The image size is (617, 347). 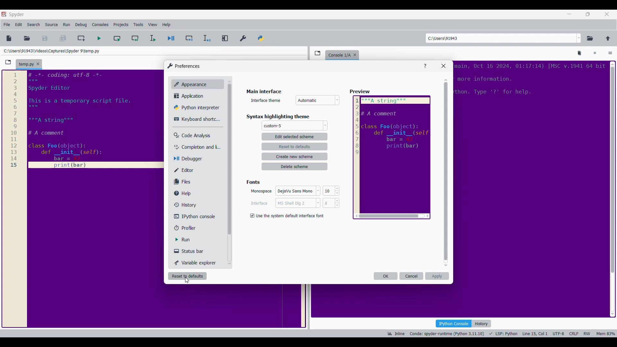 I want to click on Change to parent directory, so click(x=608, y=39).